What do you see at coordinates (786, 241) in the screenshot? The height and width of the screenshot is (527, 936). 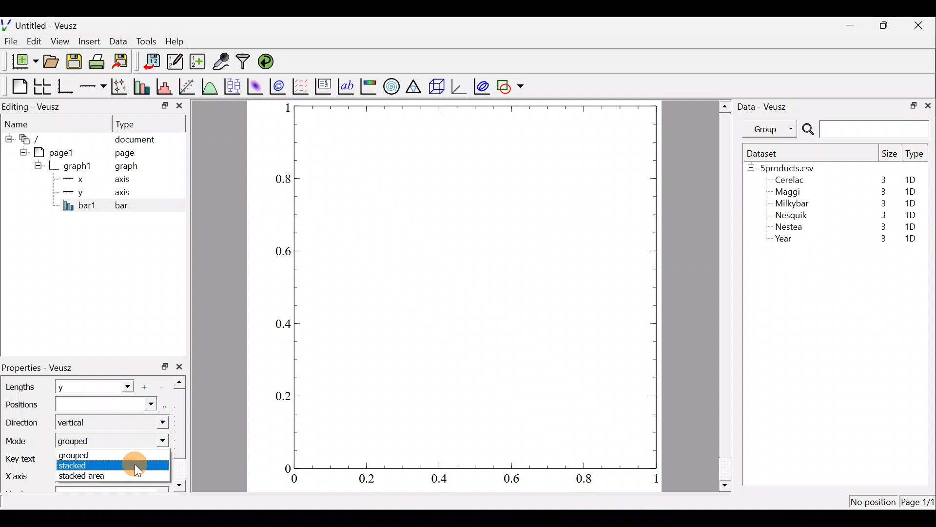 I see `Year` at bounding box center [786, 241].